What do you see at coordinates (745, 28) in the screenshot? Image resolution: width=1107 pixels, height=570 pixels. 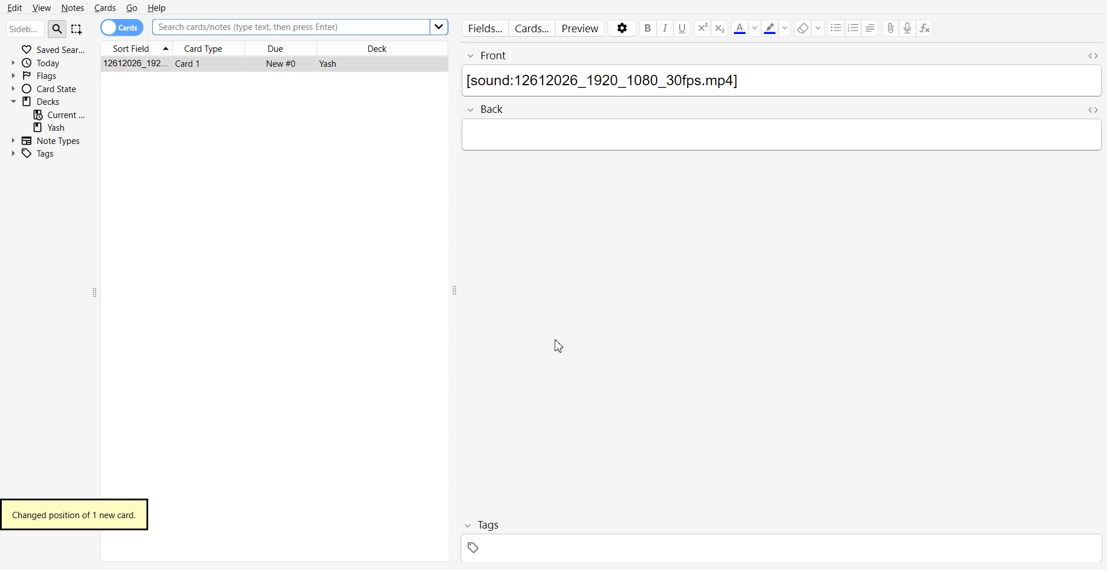 I see `Text Color` at bounding box center [745, 28].